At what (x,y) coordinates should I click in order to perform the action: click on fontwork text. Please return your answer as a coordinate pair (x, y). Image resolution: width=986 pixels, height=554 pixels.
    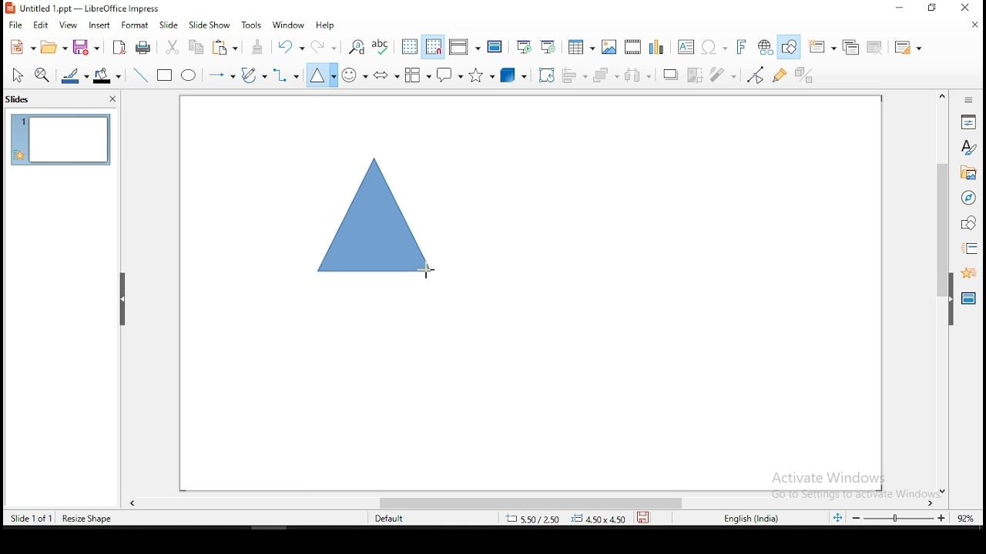
    Looking at the image, I should click on (736, 47).